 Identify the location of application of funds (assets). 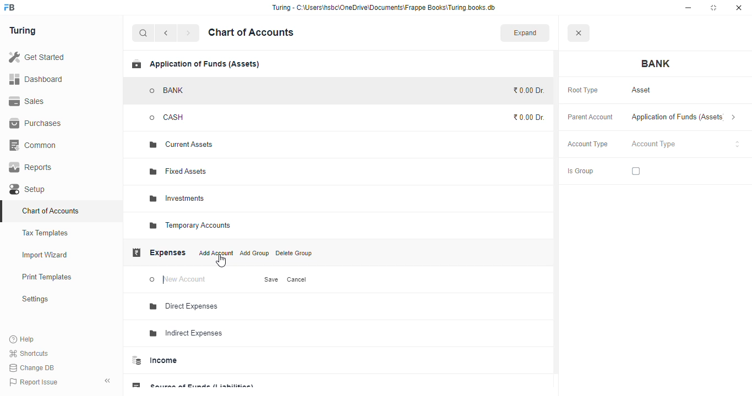
(195, 64).